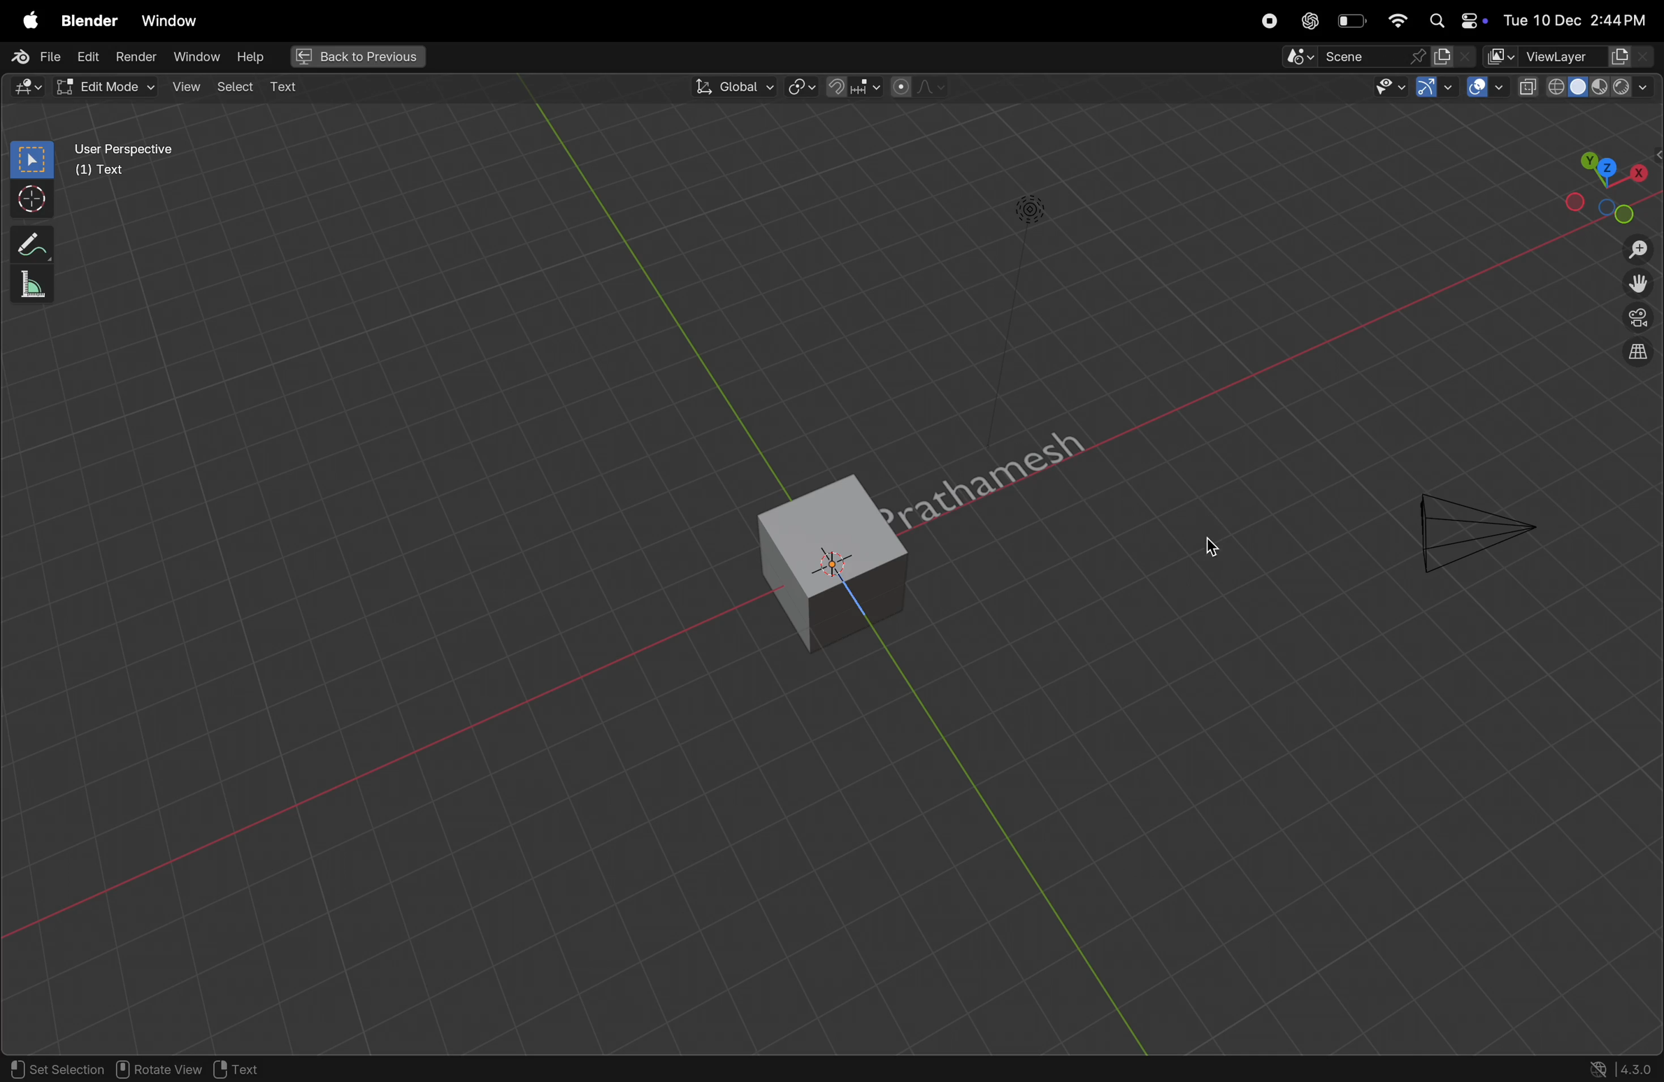  What do you see at coordinates (1454, 19) in the screenshot?
I see `apple widgets` at bounding box center [1454, 19].